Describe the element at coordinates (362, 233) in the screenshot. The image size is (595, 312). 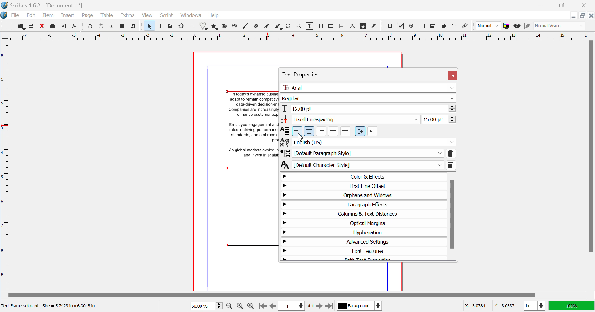
I see `Hyphenation` at that location.